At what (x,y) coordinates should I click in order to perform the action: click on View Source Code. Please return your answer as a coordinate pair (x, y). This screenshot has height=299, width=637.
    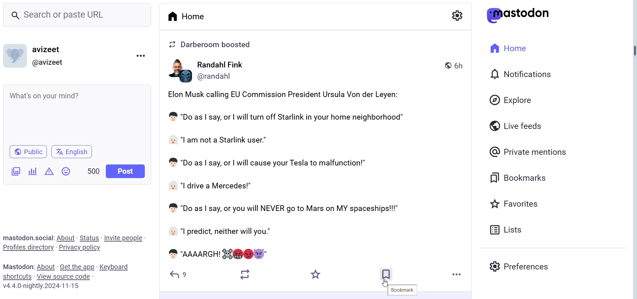
    Looking at the image, I should click on (65, 276).